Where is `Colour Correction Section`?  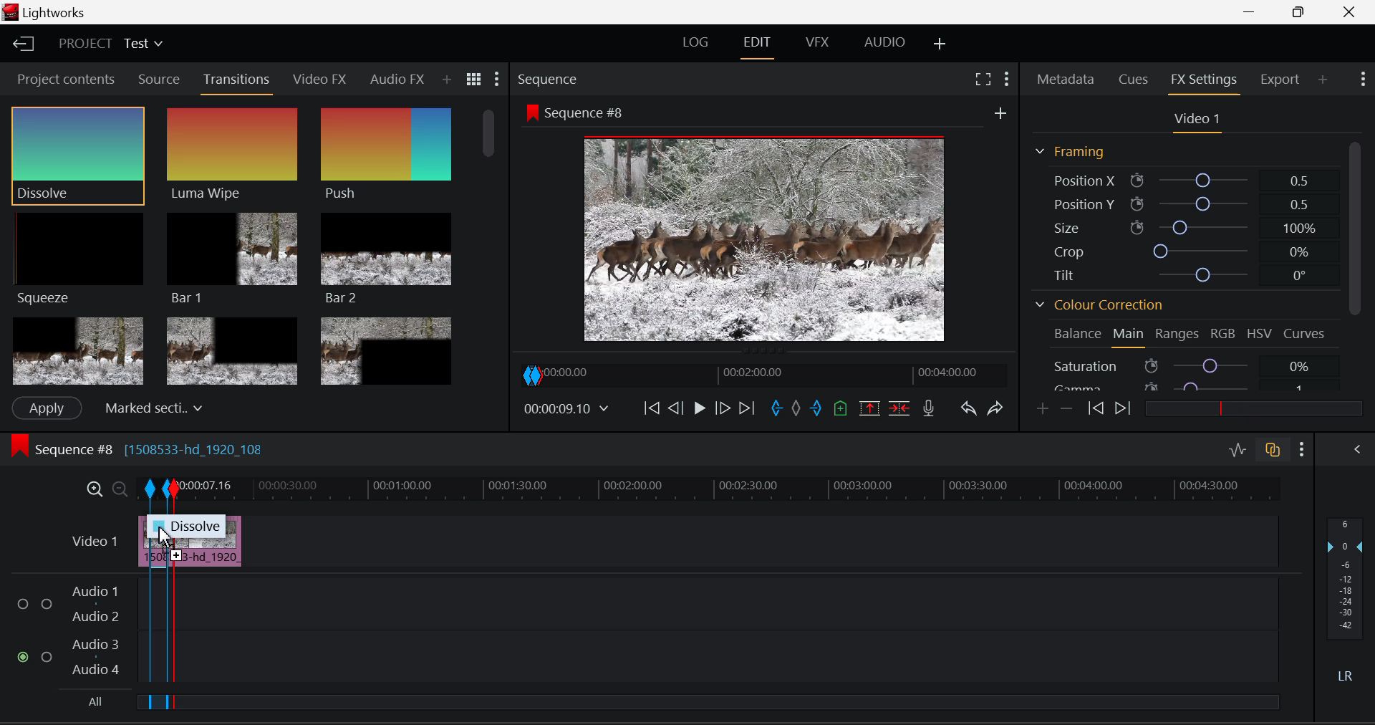 Colour Correction Section is located at coordinates (1100, 306).